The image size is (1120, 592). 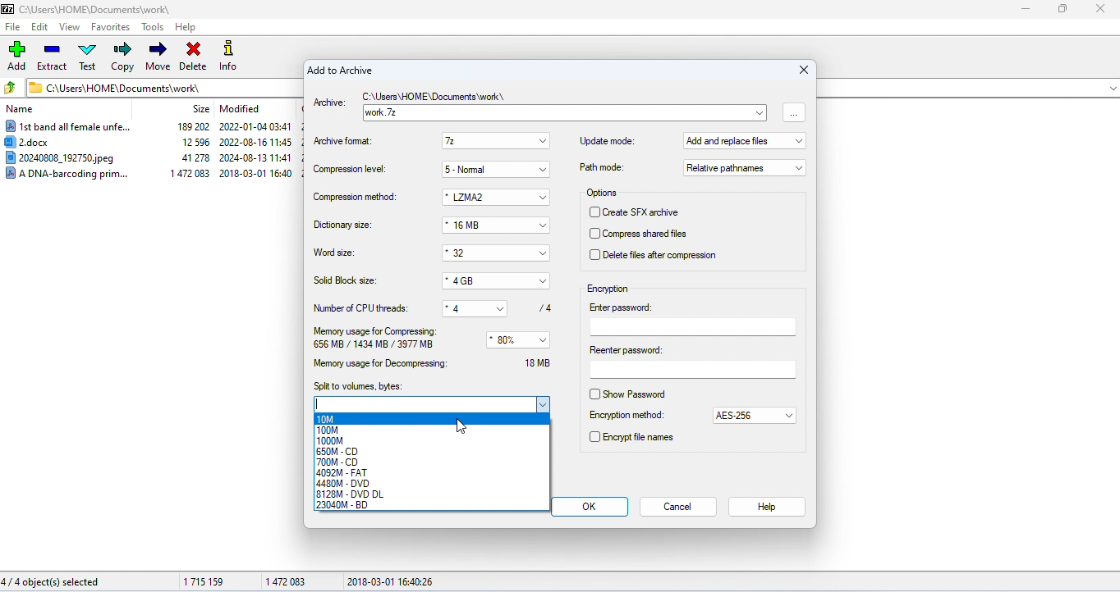 What do you see at coordinates (642, 394) in the screenshot?
I see `show password` at bounding box center [642, 394].